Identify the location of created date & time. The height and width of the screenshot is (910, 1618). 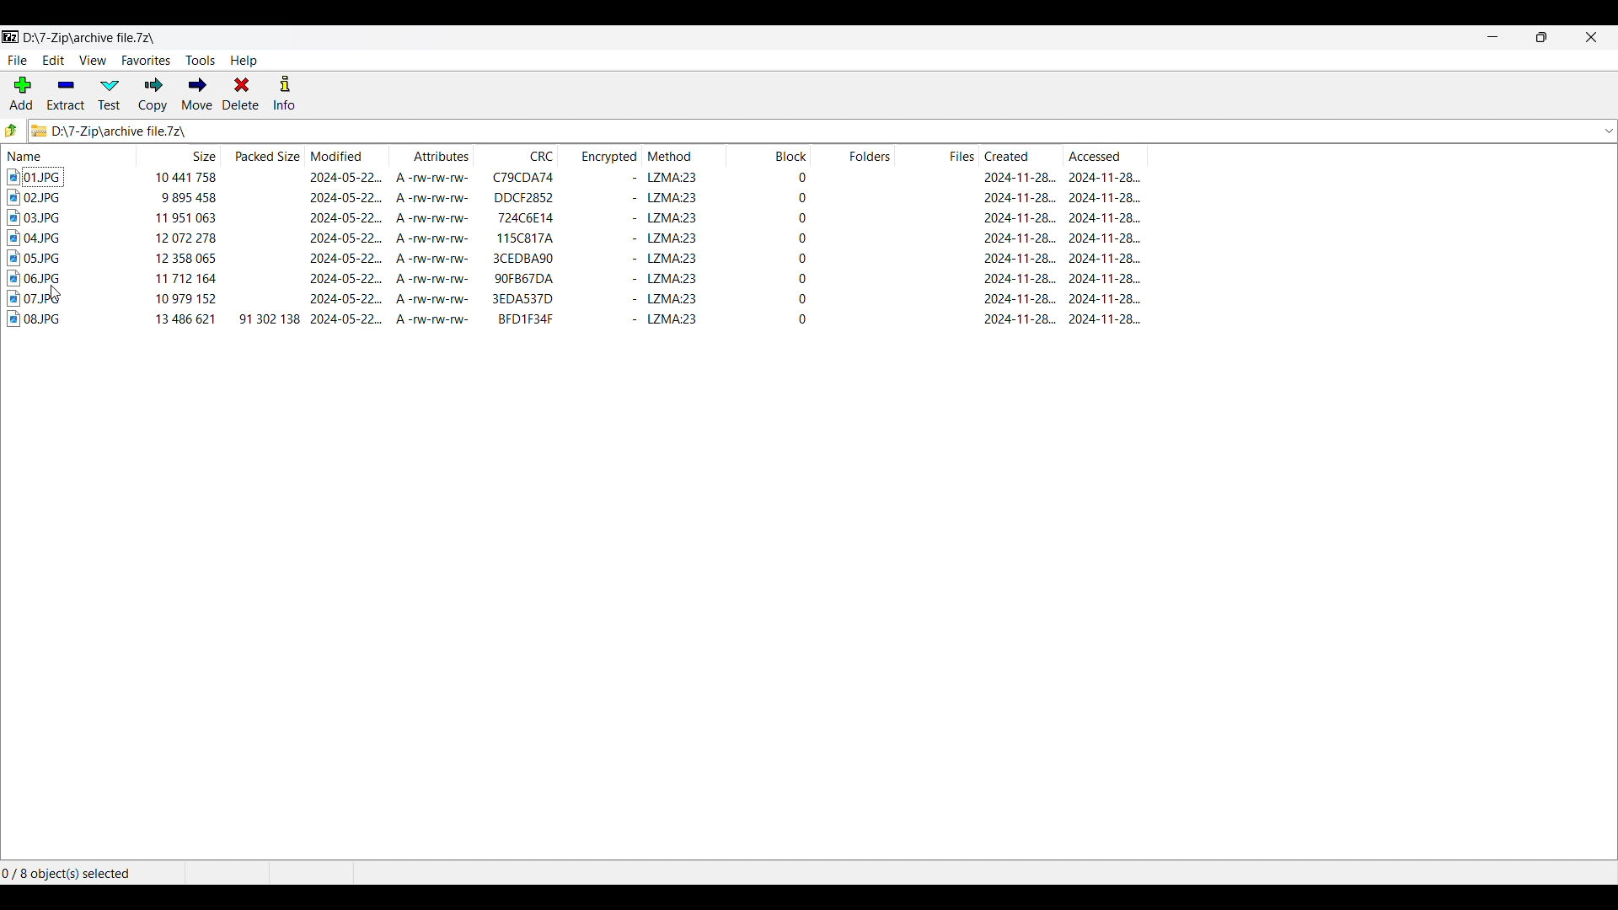
(1019, 318).